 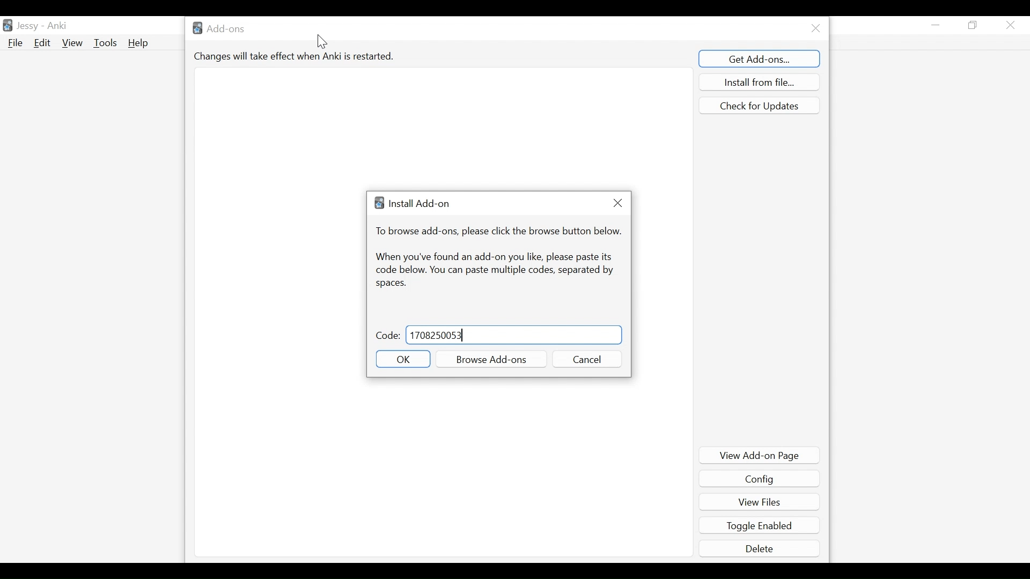 I want to click on Changes will take effect when Anki is restarted, so click(x=296, y=56).